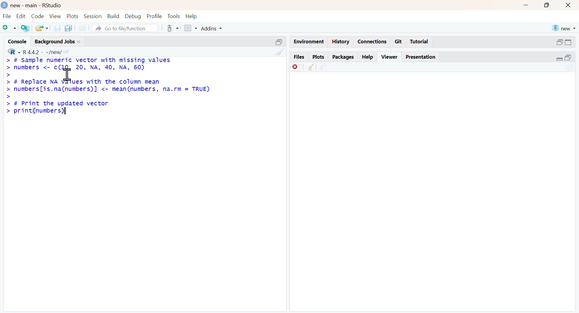  I want to click on grid, so click(191, 28).